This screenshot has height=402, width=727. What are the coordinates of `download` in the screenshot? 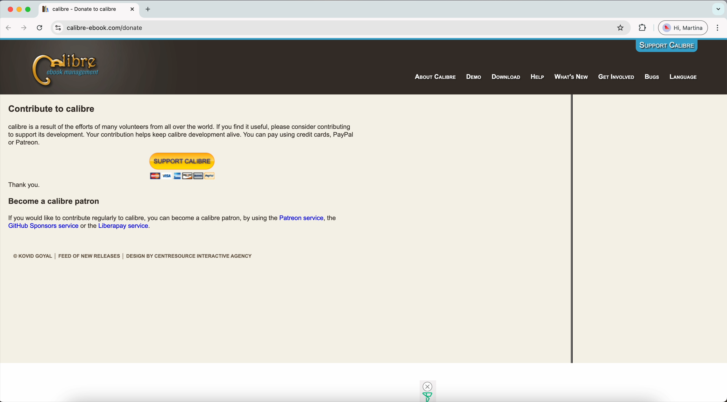 It's located at (505, 77).